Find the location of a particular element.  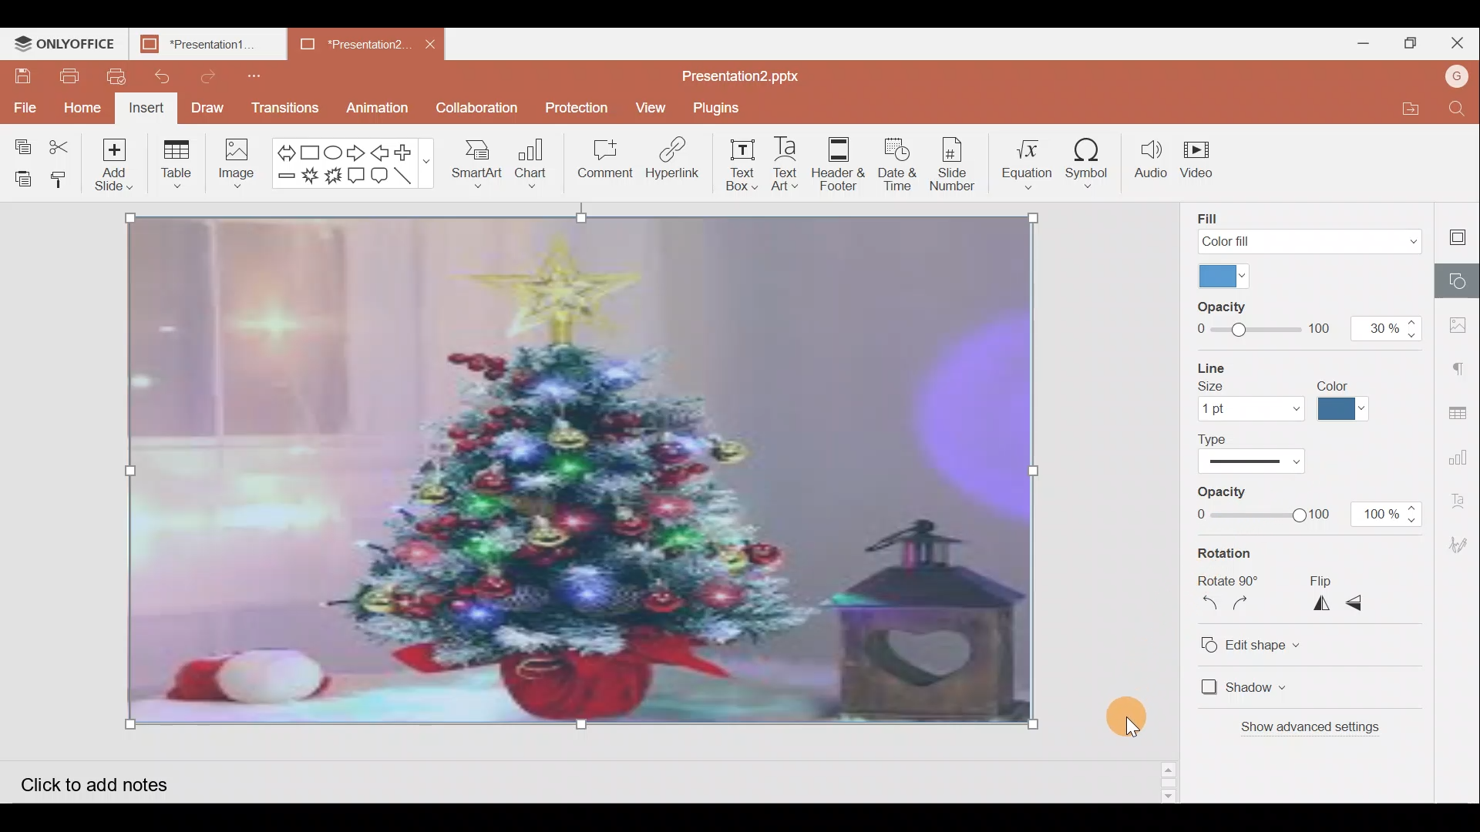

Transitions is located at coordinates (284, 108).